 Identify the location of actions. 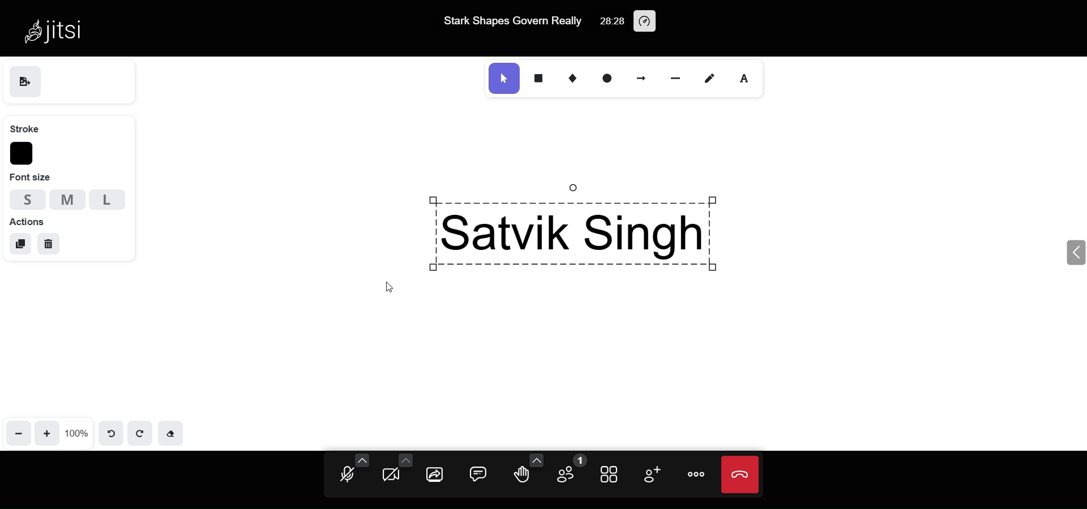
(27, 222).